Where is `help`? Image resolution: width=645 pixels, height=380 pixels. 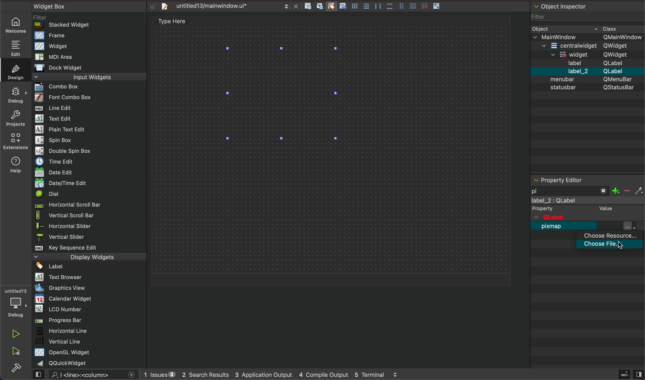 help is located at coordinates (18, 164).